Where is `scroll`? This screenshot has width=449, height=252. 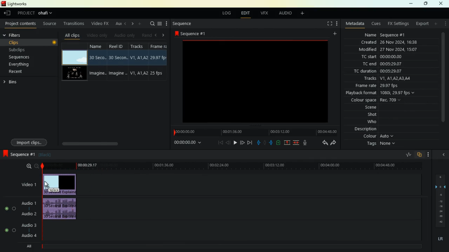 scroll is located at coordinates (107, 143).